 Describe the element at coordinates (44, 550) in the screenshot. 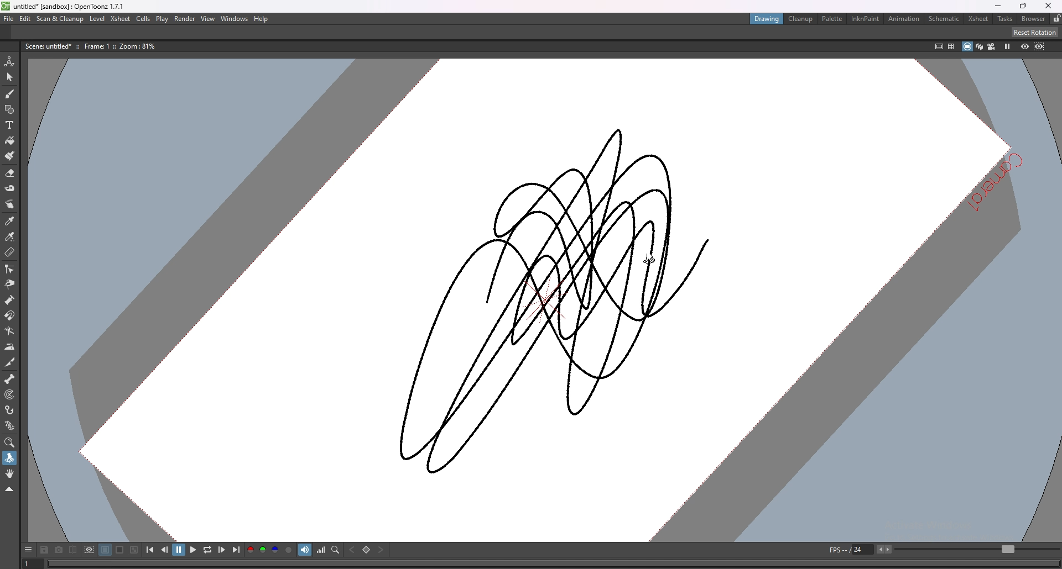

I see `save` at that location.